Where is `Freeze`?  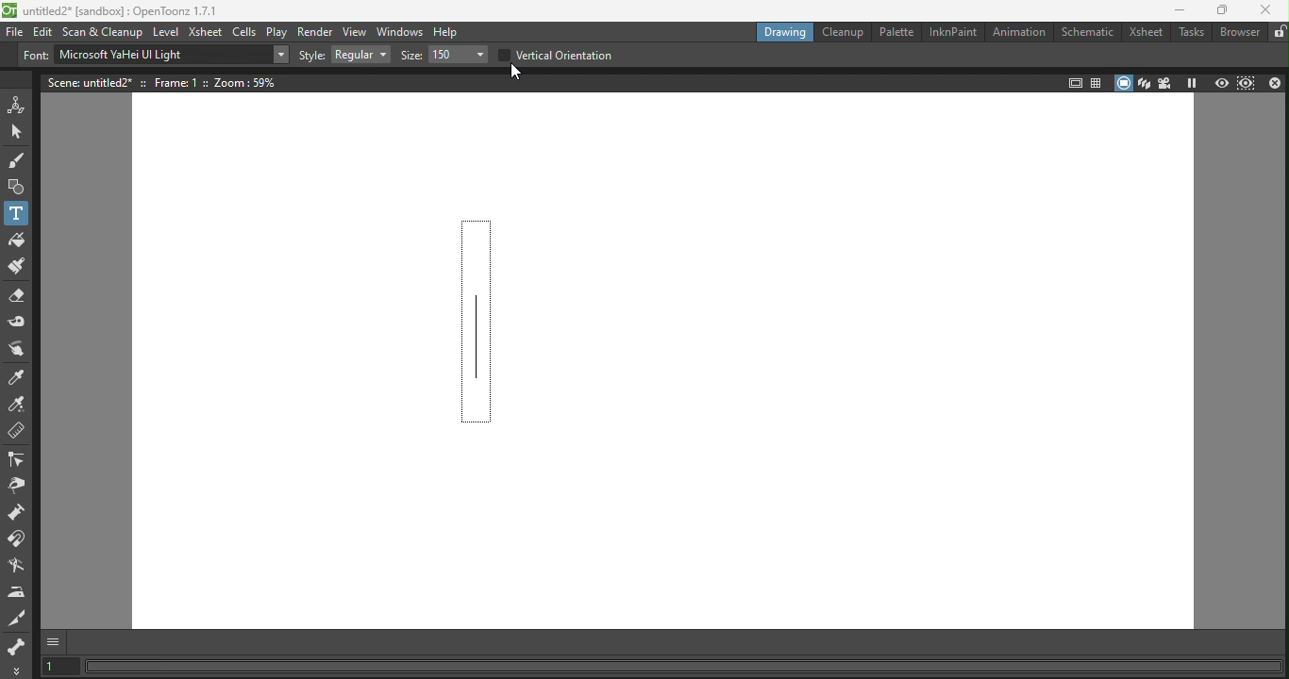 Freeze is located at coordinates (1190, 82).